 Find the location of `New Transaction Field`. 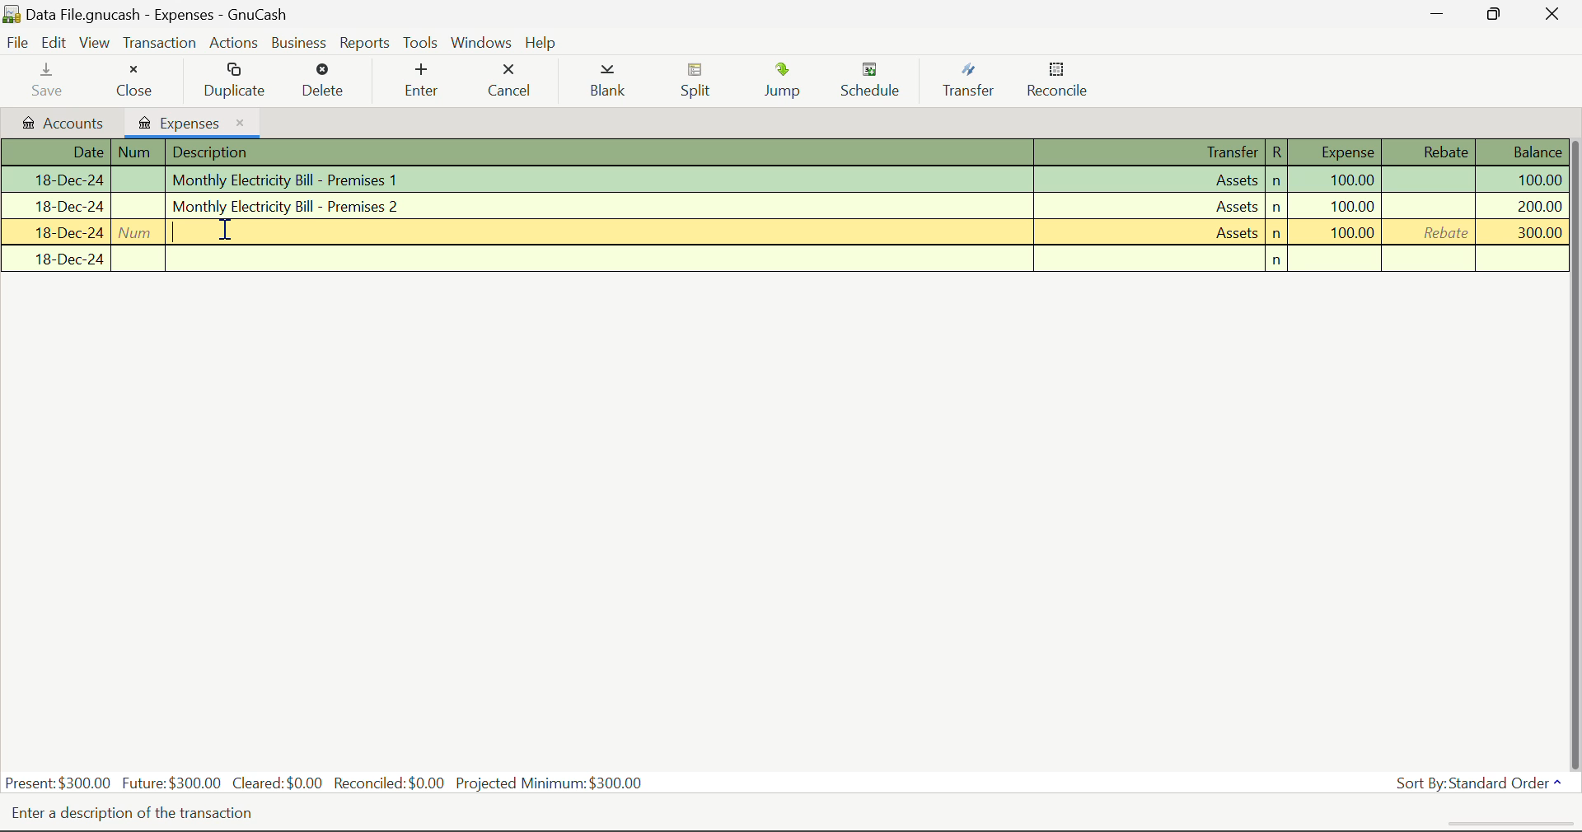

New Transaction Field is located at coordinates (791, 259).